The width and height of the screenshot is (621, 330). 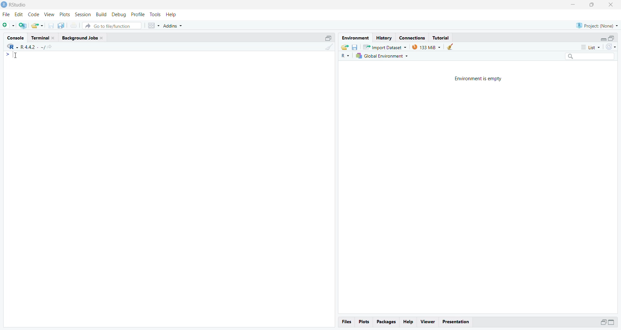 I want to click on Plots, so click(x=66, y=14).